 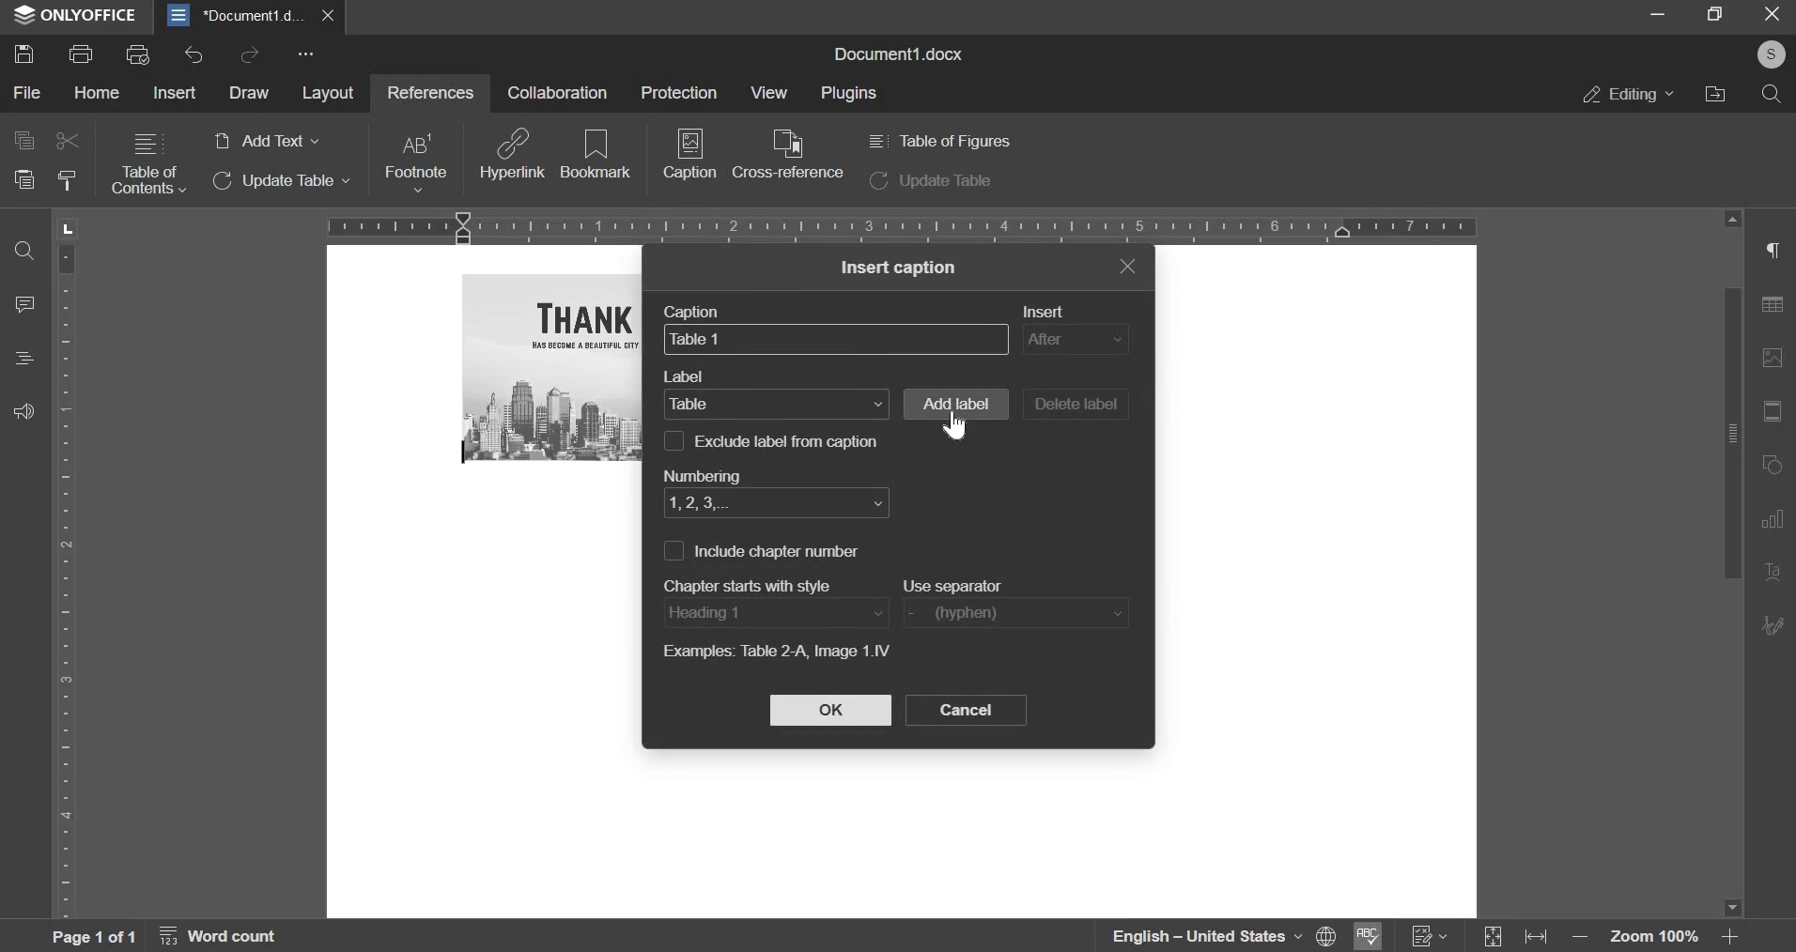 What do you see at coordinates (427, 91) in the screenshot?
I see `references` at bounding box center [427, 91].